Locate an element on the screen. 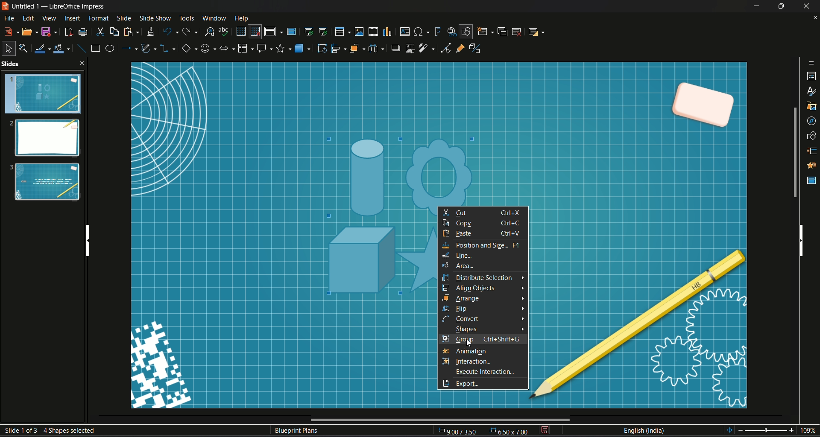 The image size is (820, 437). styles is located at coordinates (812, 92).